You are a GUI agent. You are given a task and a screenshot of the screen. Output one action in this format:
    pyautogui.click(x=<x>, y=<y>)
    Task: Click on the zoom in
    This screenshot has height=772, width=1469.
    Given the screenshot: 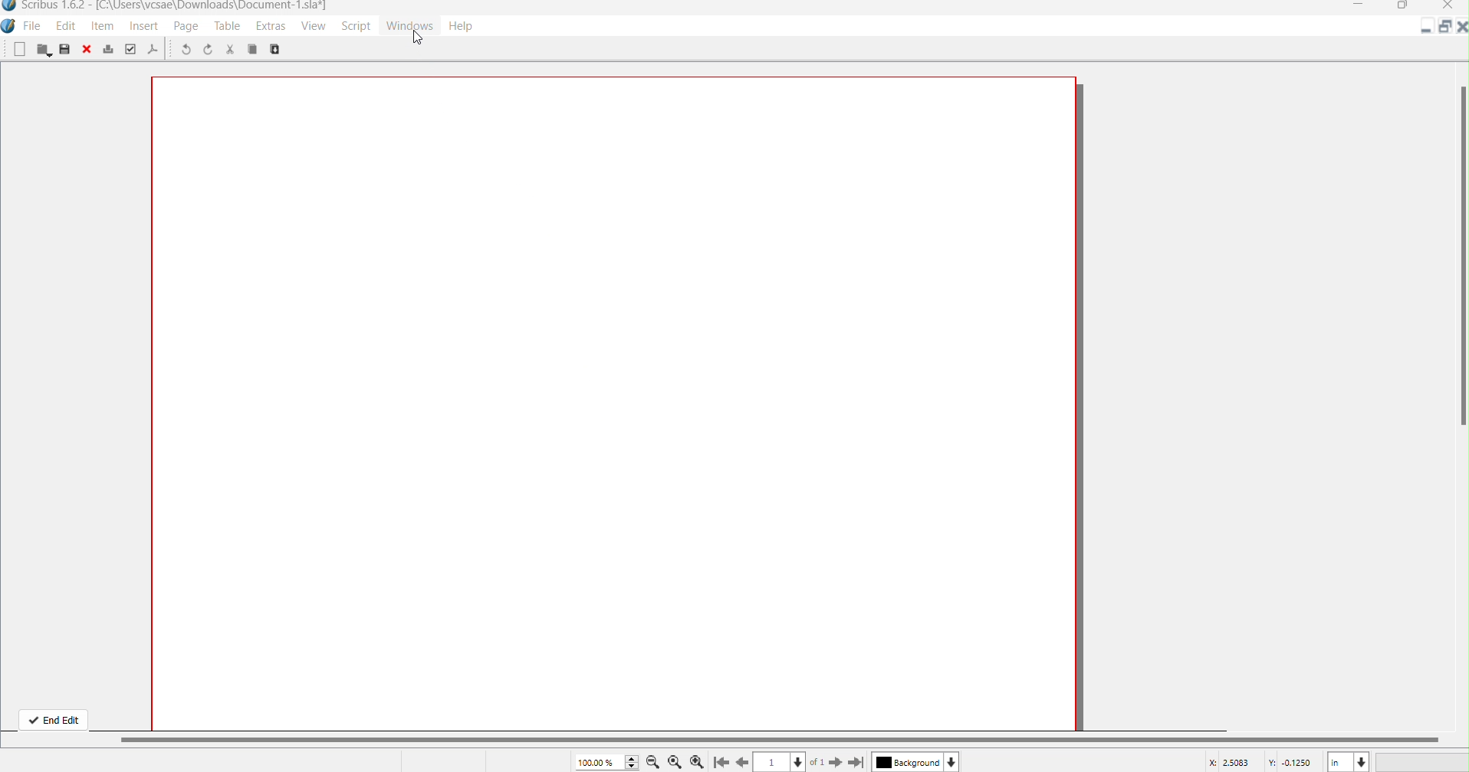 What is the action you would take?
    pyautogui.click(x=698, y=761)
    